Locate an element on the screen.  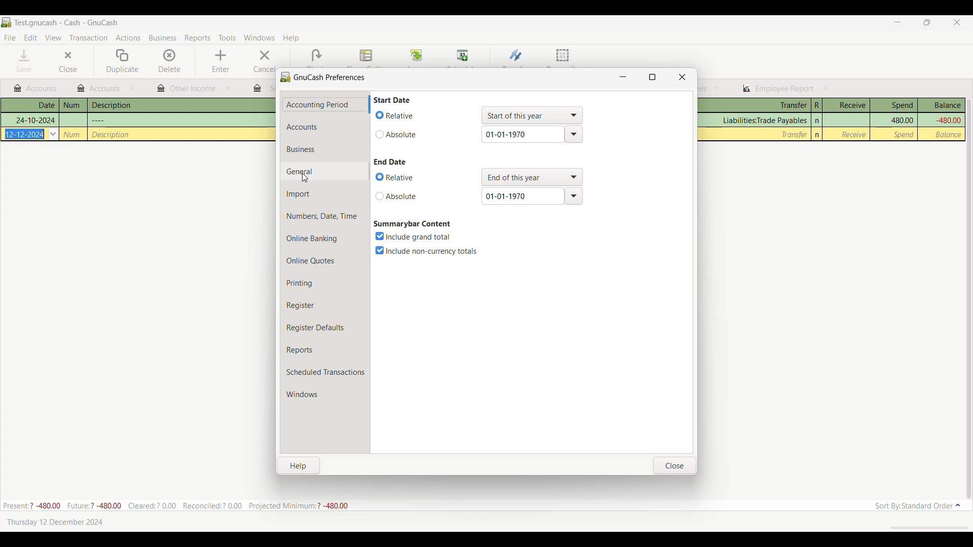
Current date is located at coordinates (55, 522).